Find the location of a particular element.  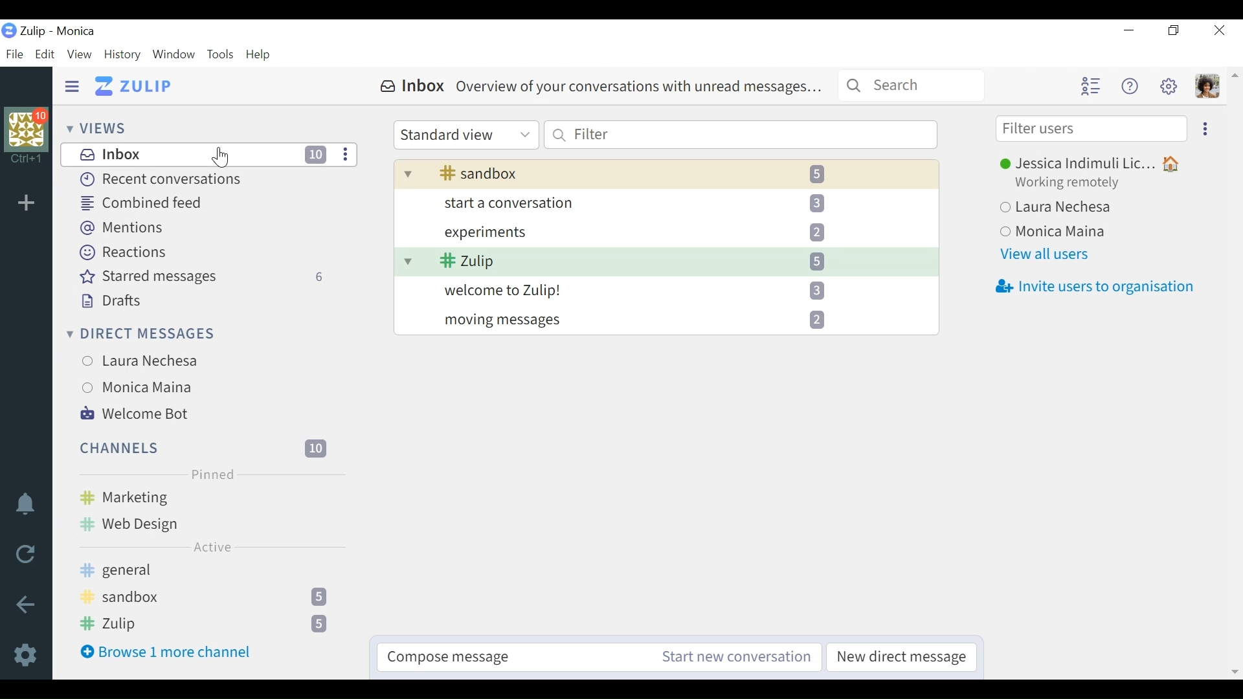

Channel is located at coordinates (207, 599).